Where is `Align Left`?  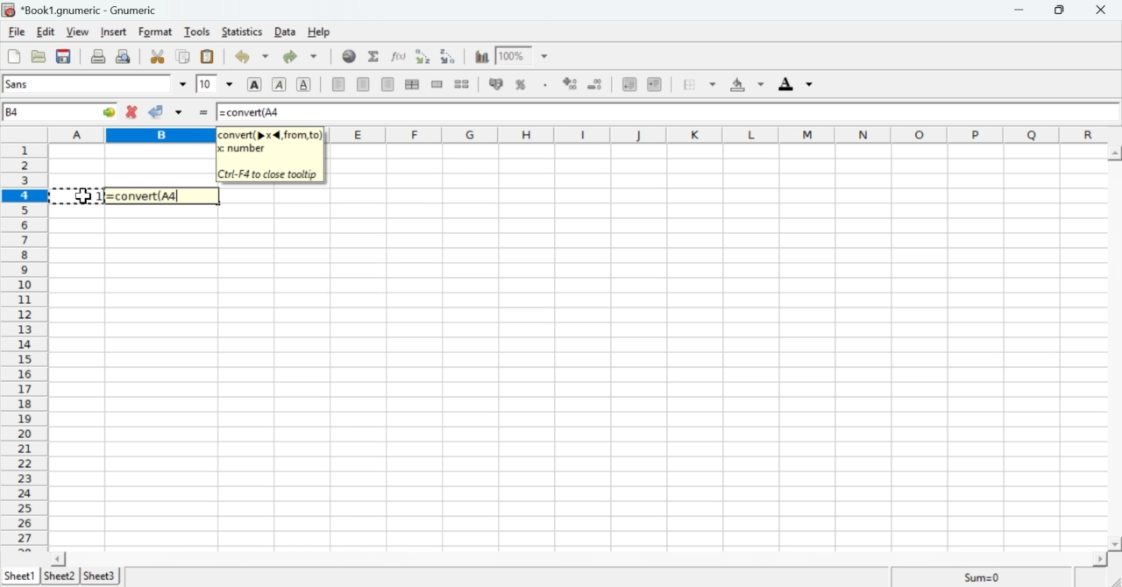
Align Left is located at coordinates (338, 85).